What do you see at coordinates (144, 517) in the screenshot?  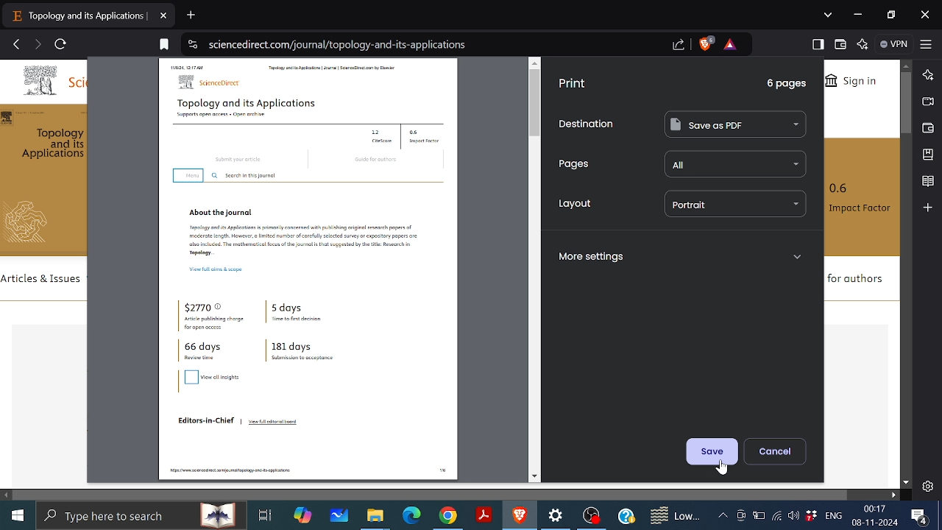 I see `search` at bounding box center [144, 517].